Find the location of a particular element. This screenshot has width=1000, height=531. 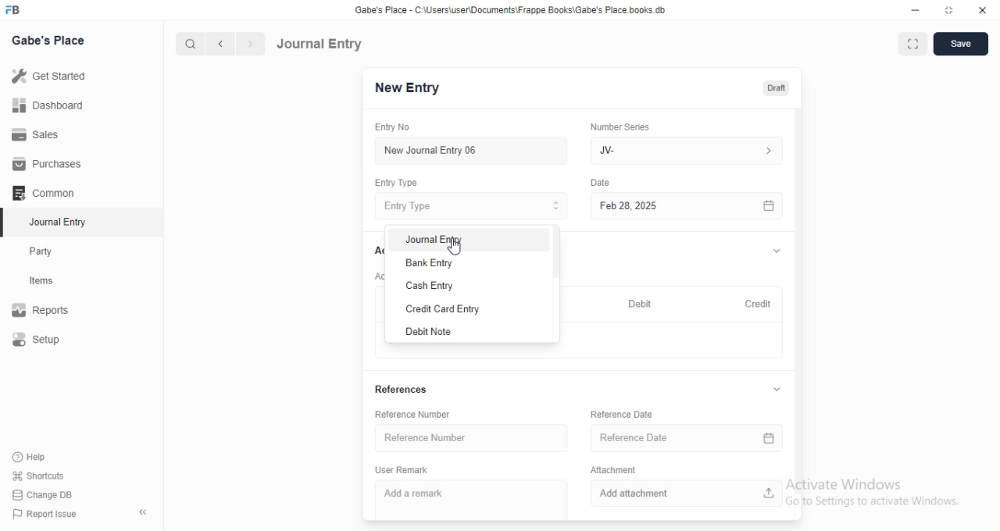

draft is located at coordinates (776, 89).